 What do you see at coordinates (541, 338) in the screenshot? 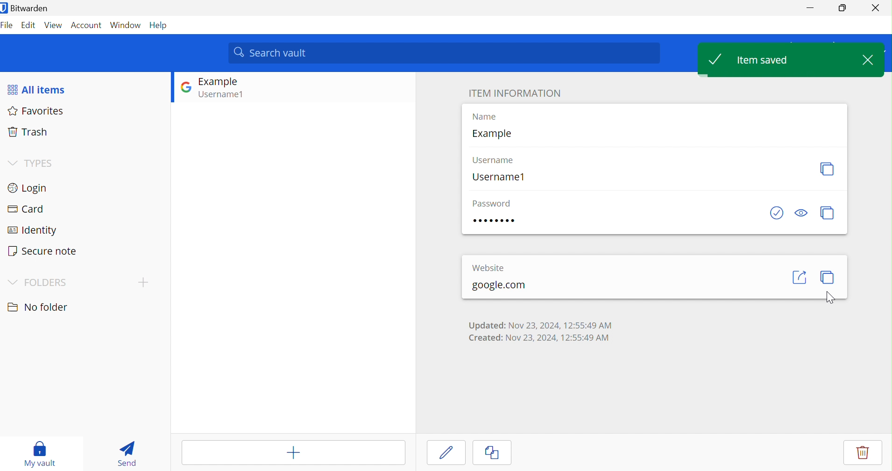
I see `Created: Nov 23, 2024, 12:55:49 AM` at bounding box center [541, 338].